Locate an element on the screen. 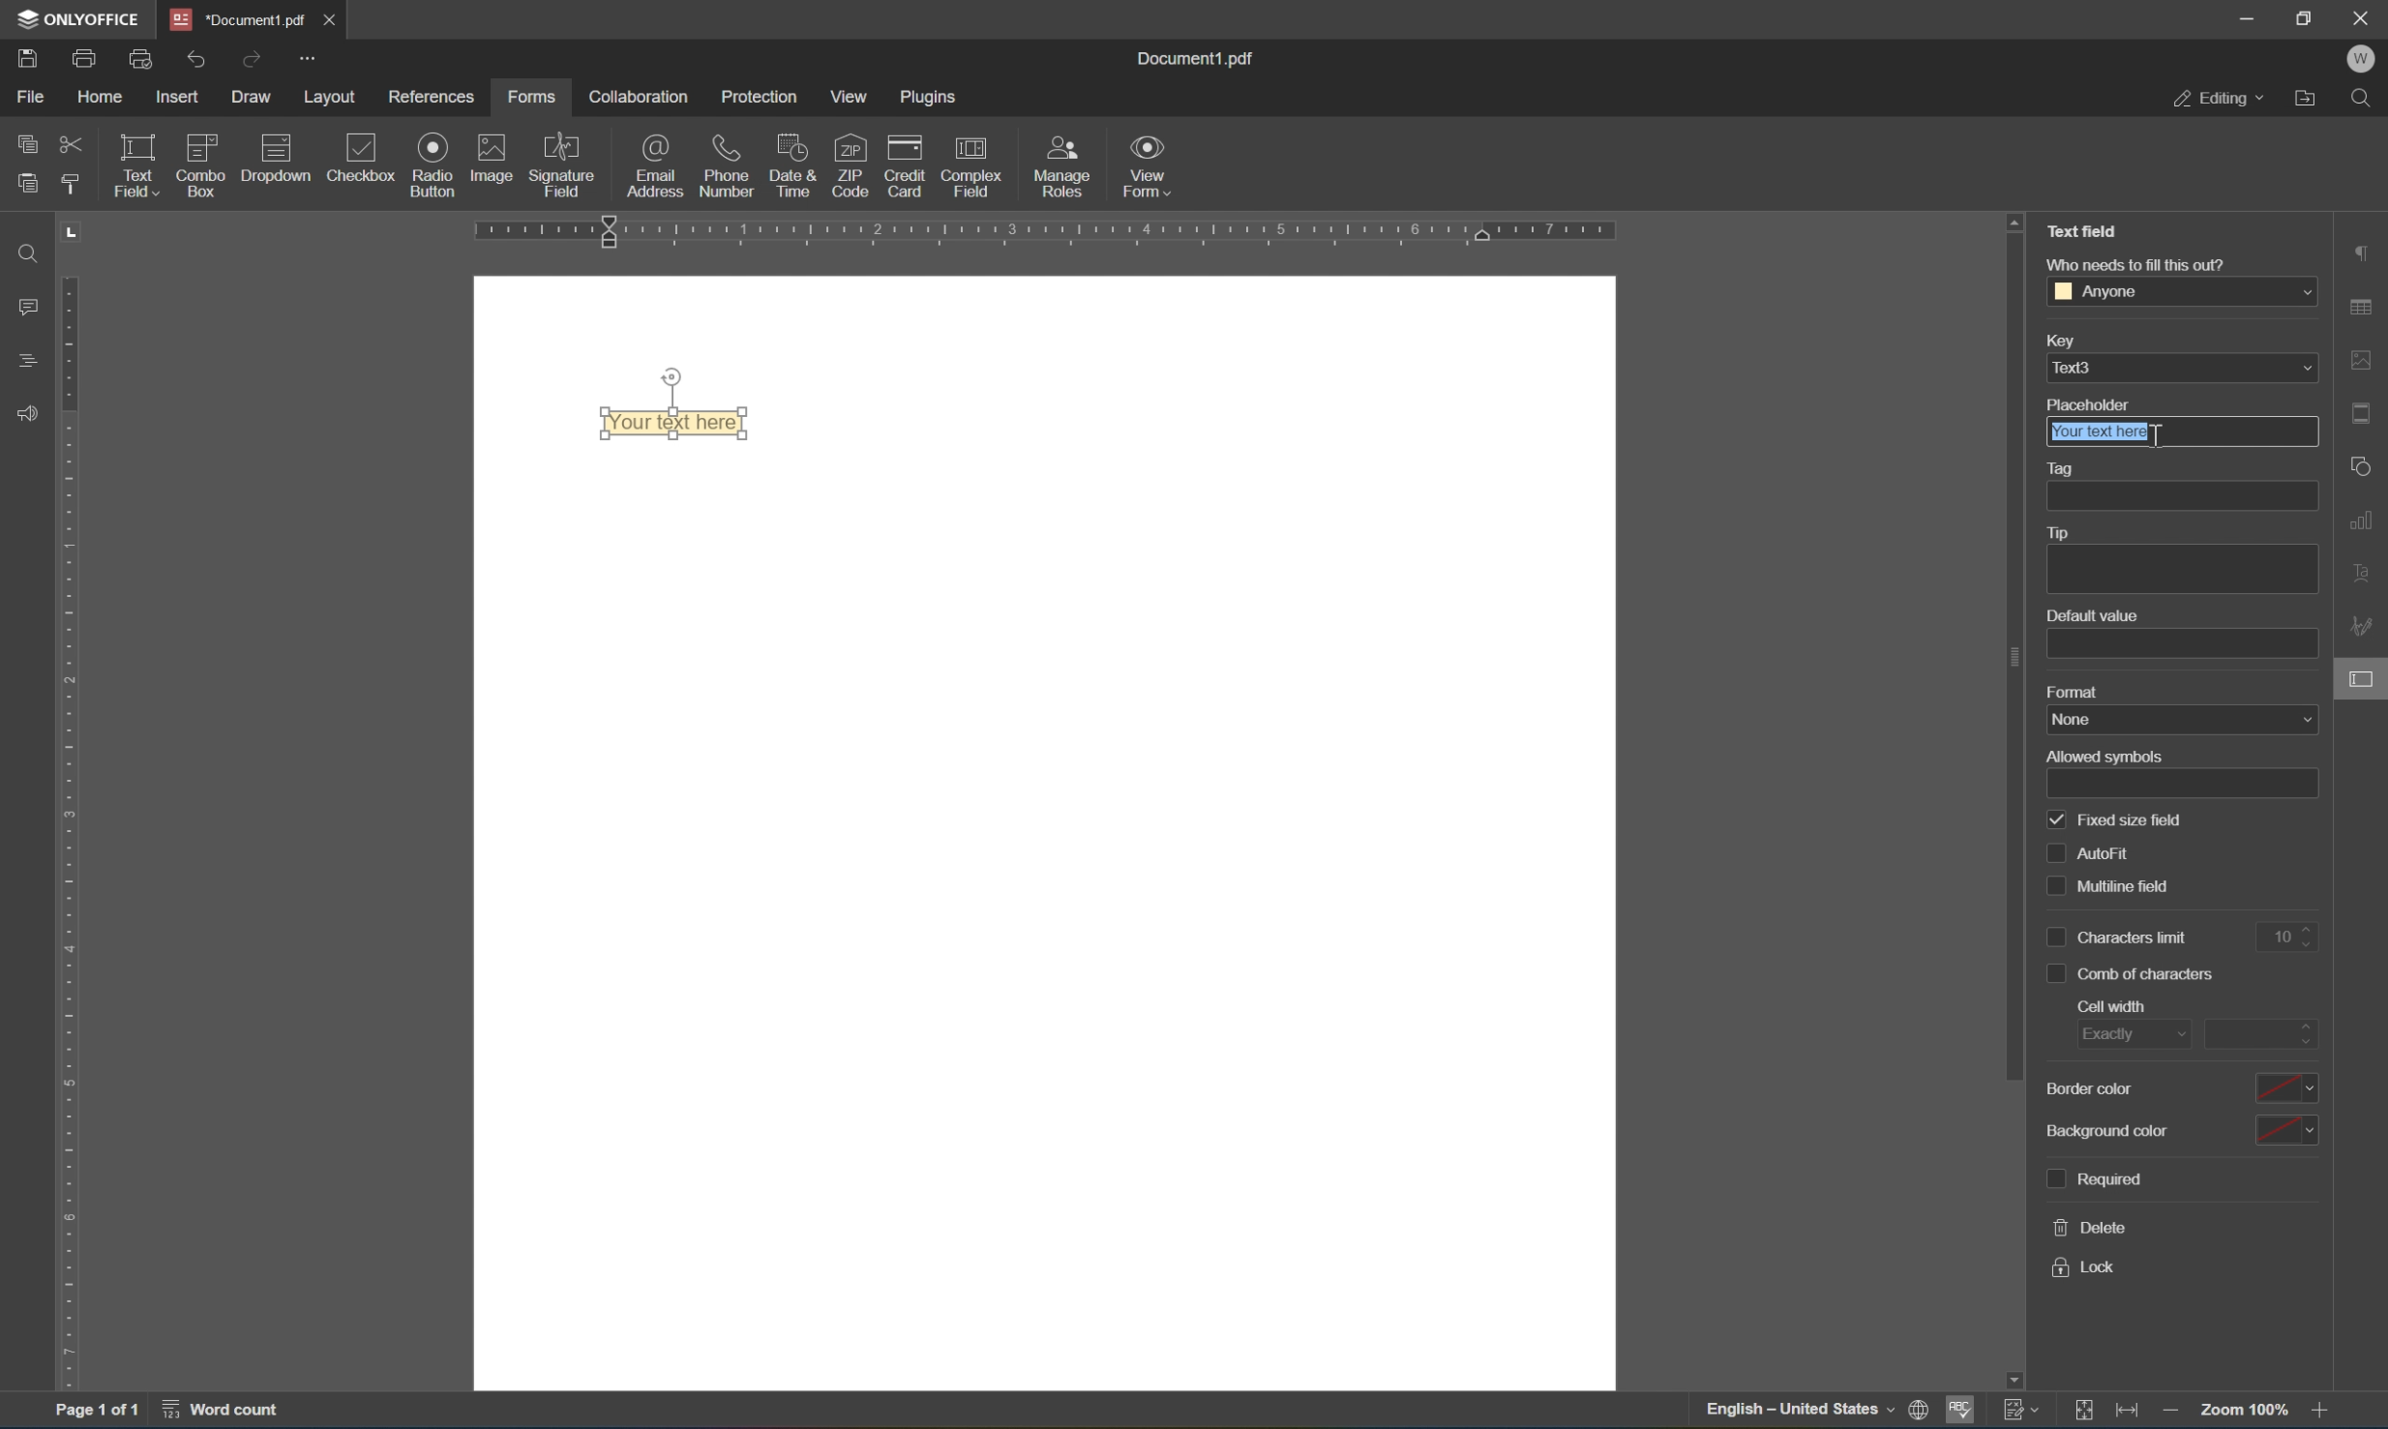 This screenshot has width=2388, height=1429. ruler is located at coordinates (1034, 234).